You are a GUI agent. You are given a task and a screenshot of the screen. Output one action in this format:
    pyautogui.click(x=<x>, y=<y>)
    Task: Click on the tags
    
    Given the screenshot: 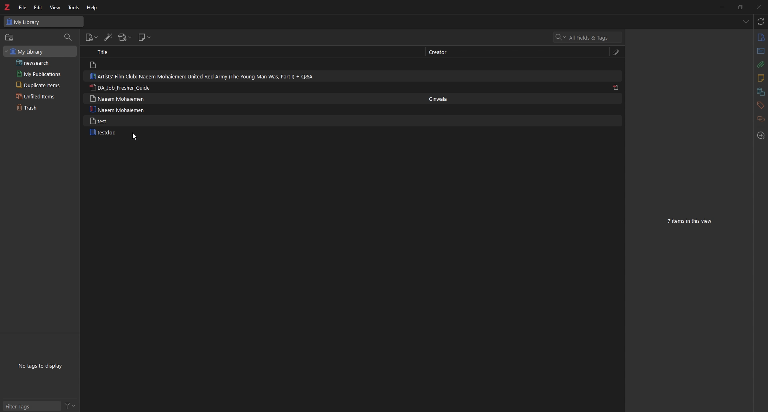 What is the action you would take?
    pyautogui.click(x=760, y=105)
    